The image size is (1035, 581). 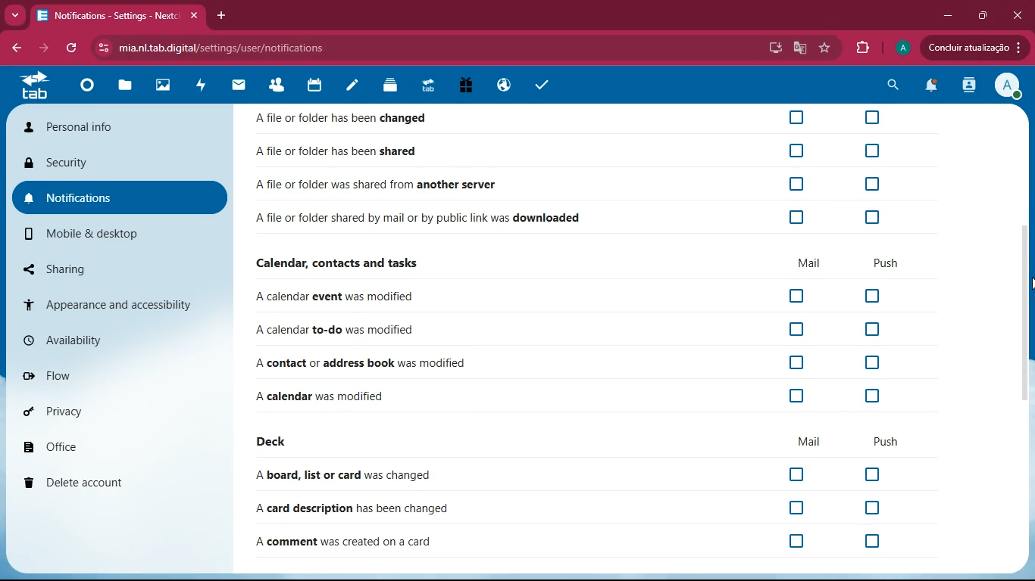 What do you see at coordinates (873, 217) in the screenshot?
I see `off` at bounding box center [873, 217].